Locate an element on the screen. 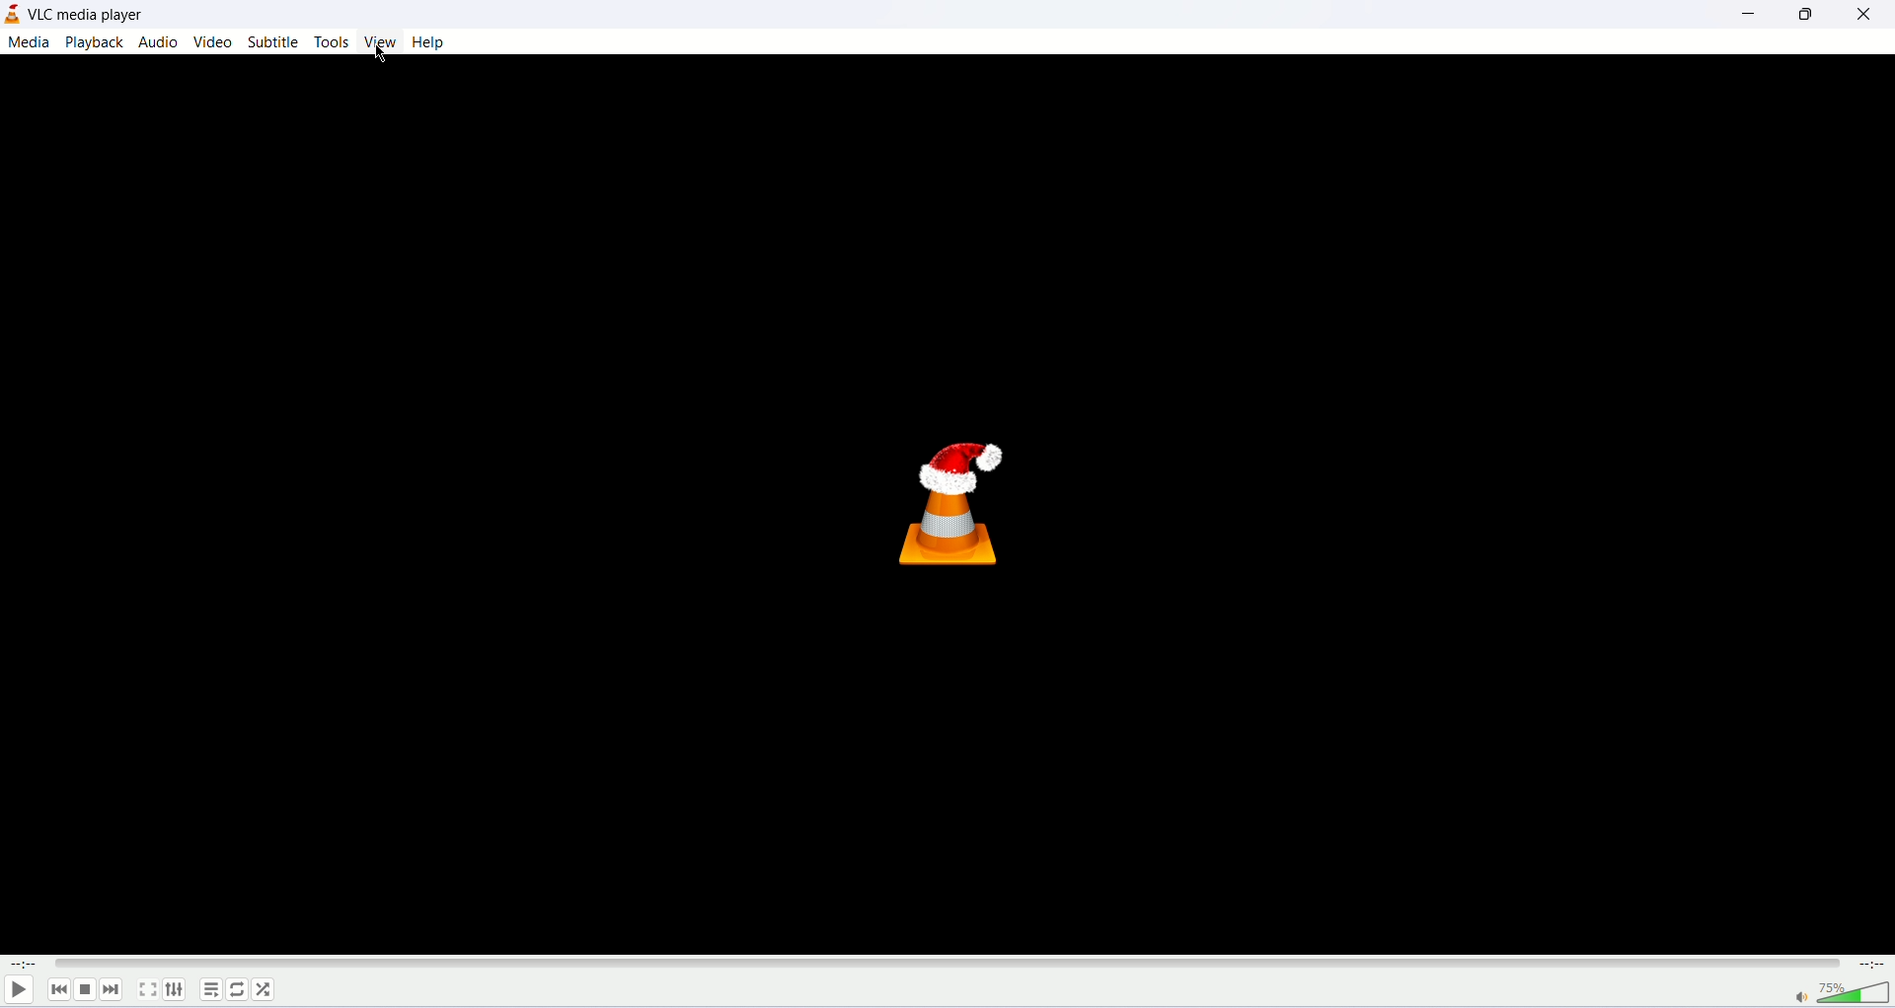 Image resolution: width=1895 pixels, height=1008 pixels. total time is located at coordinates (1875, 966).